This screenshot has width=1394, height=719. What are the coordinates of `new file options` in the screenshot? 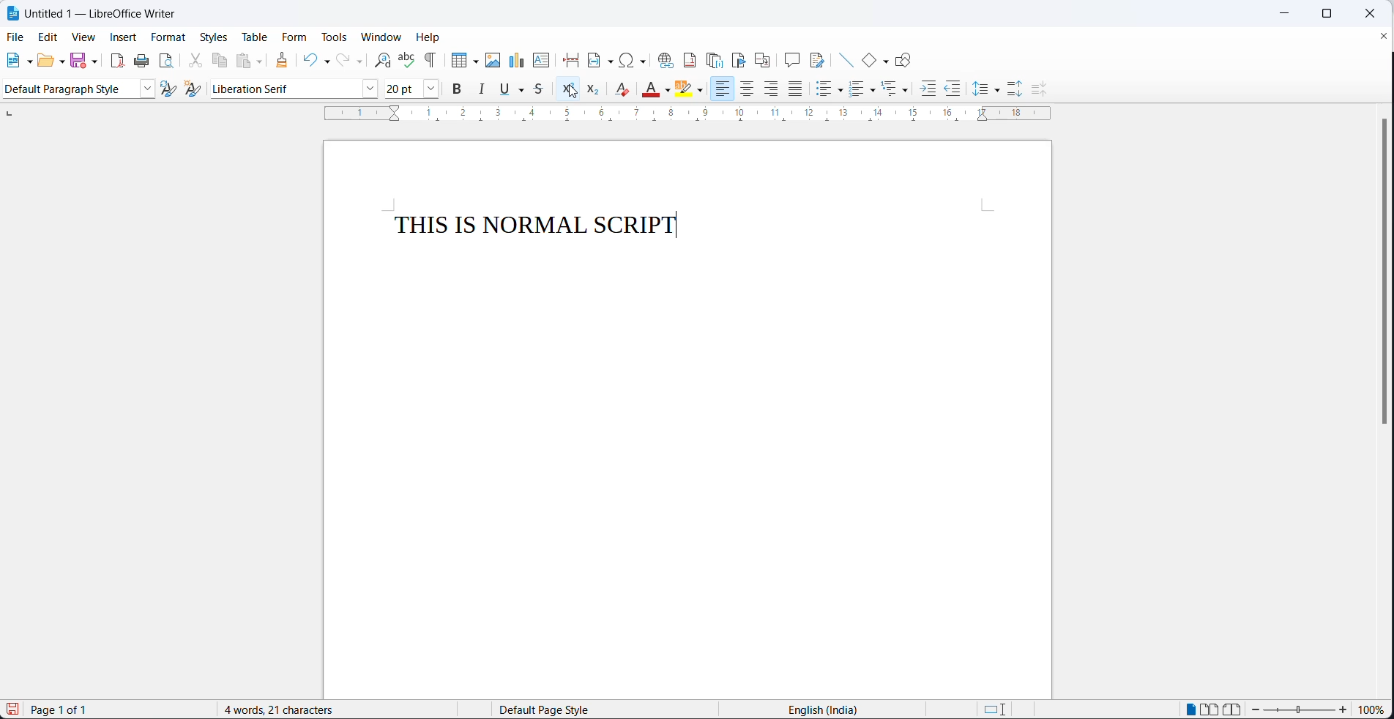 It's located at (26, 59).